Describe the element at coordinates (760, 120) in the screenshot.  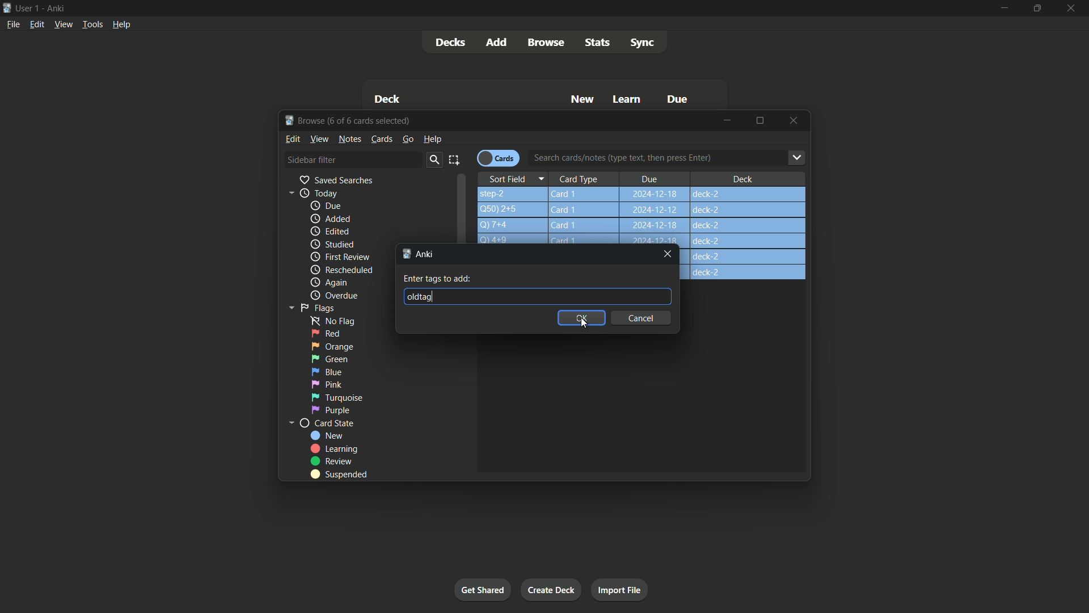
I see `Maximize` at that location.